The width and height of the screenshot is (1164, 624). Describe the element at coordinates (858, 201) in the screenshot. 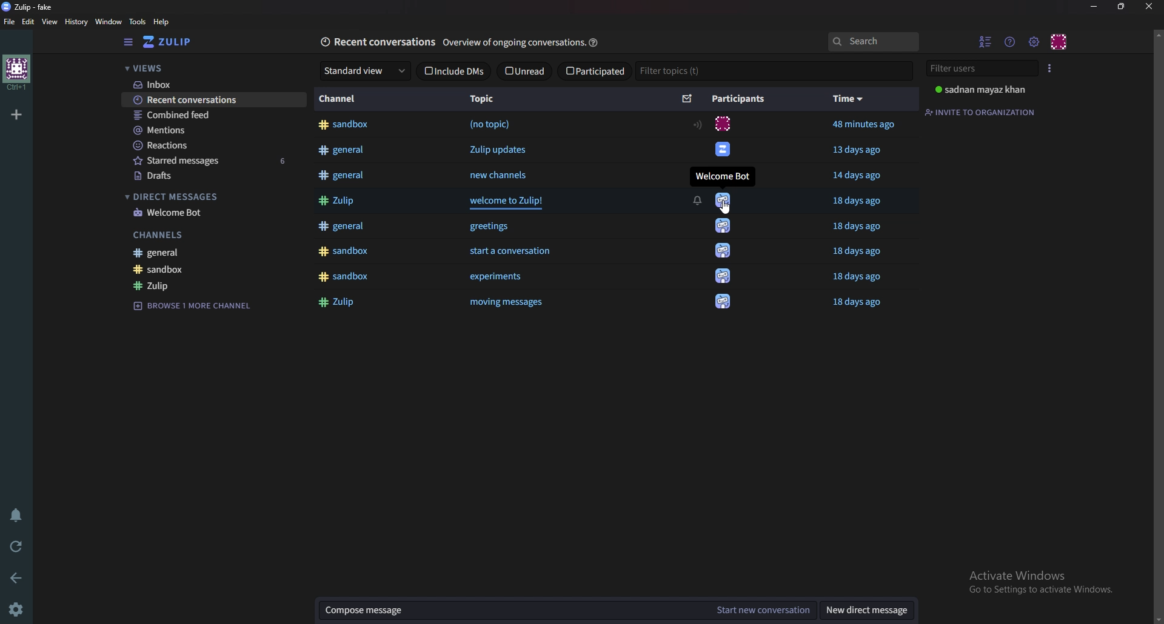

I see `18 days ago` at that location.